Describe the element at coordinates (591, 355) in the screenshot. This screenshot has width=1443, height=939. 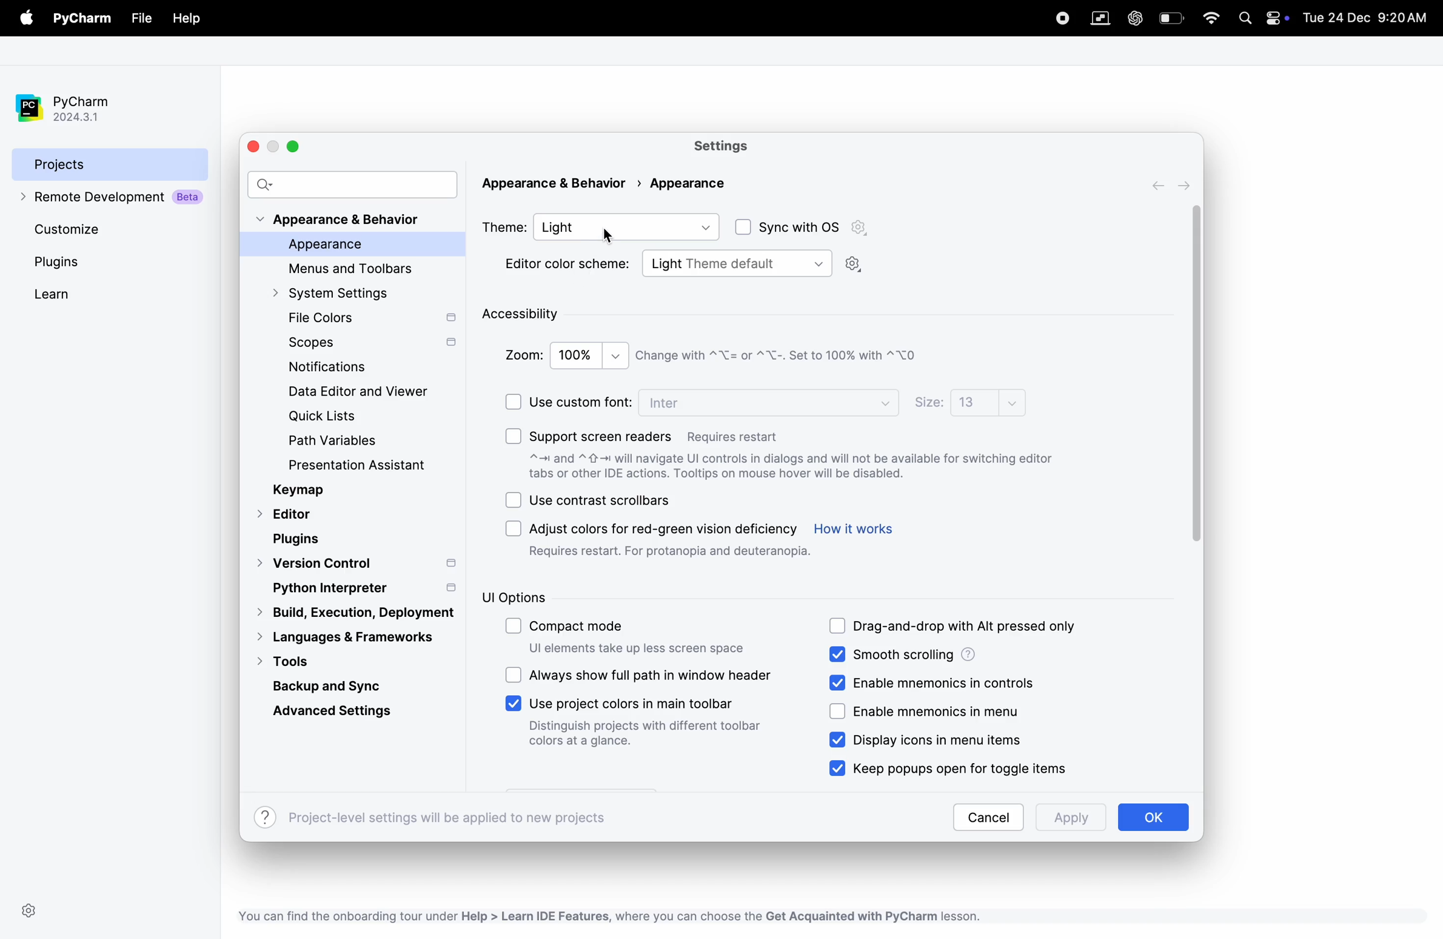
I see `zoom` at that location.